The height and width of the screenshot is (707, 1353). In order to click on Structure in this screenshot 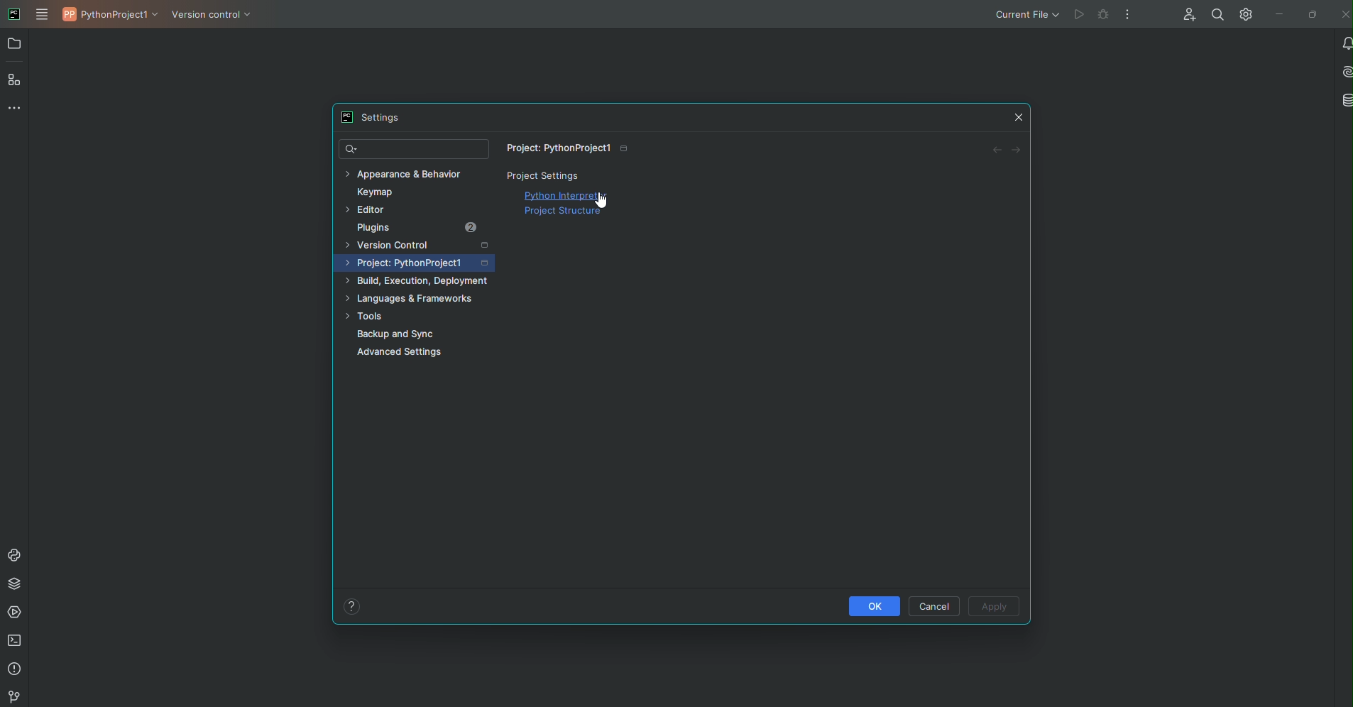, I will do `click(16, 81)`.